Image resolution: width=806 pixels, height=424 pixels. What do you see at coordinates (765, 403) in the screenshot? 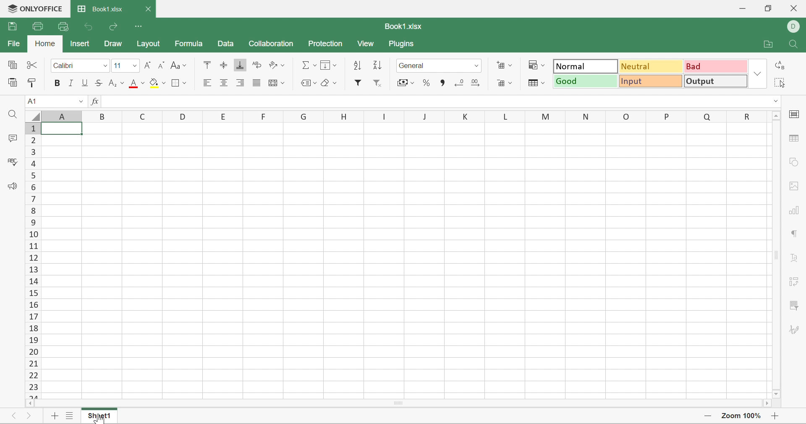
I see `Scroll right` at bounding box center [765, 403].